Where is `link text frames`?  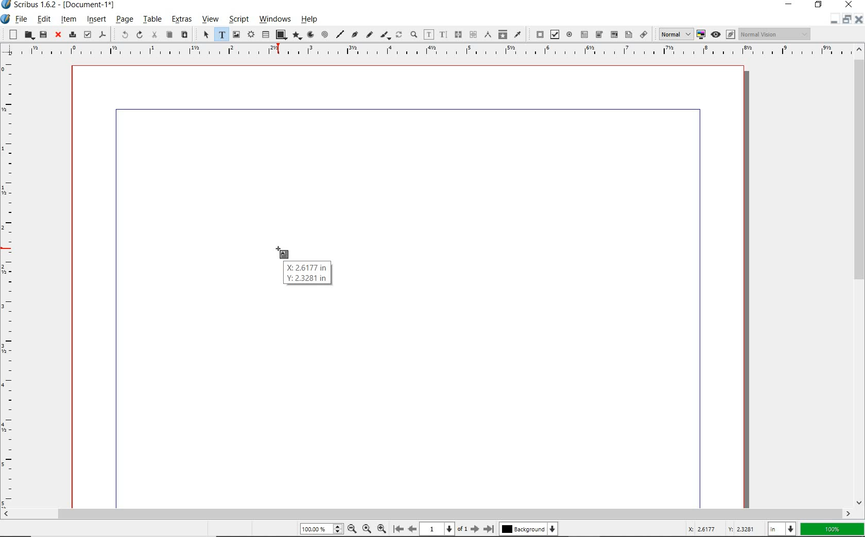
link text frames is located at coordinates (459, 34).